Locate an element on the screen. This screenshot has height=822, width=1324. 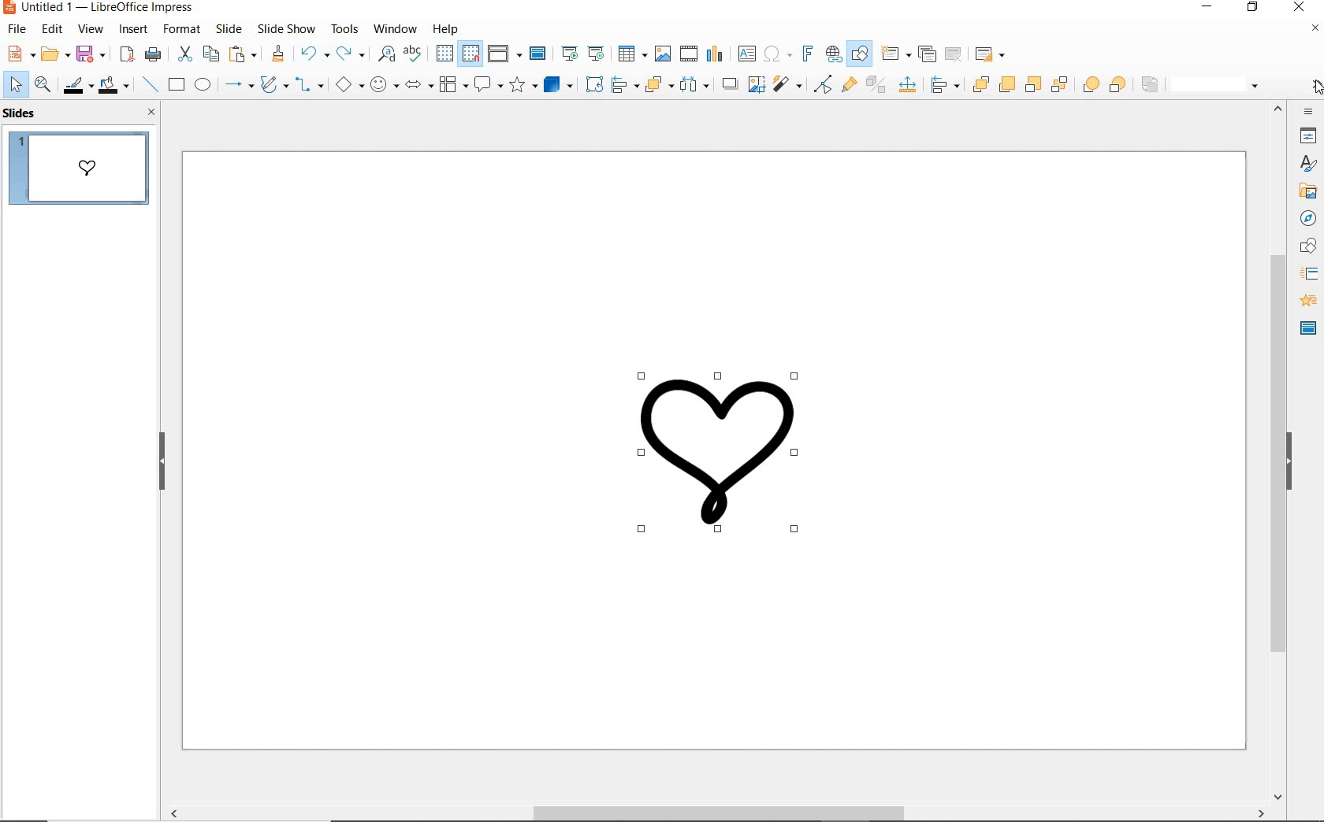
insert image is located at coordinates (662, 54).